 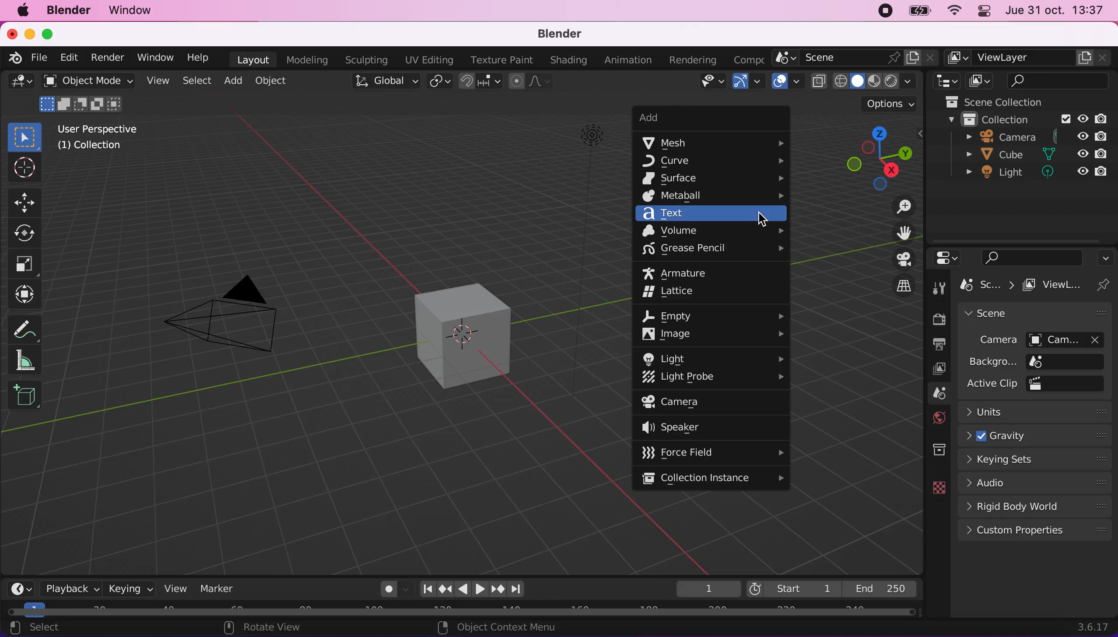 What do you see at coordinates (932, 394) in the screenshot?
I see `scene` at bounding box center [932, 394].